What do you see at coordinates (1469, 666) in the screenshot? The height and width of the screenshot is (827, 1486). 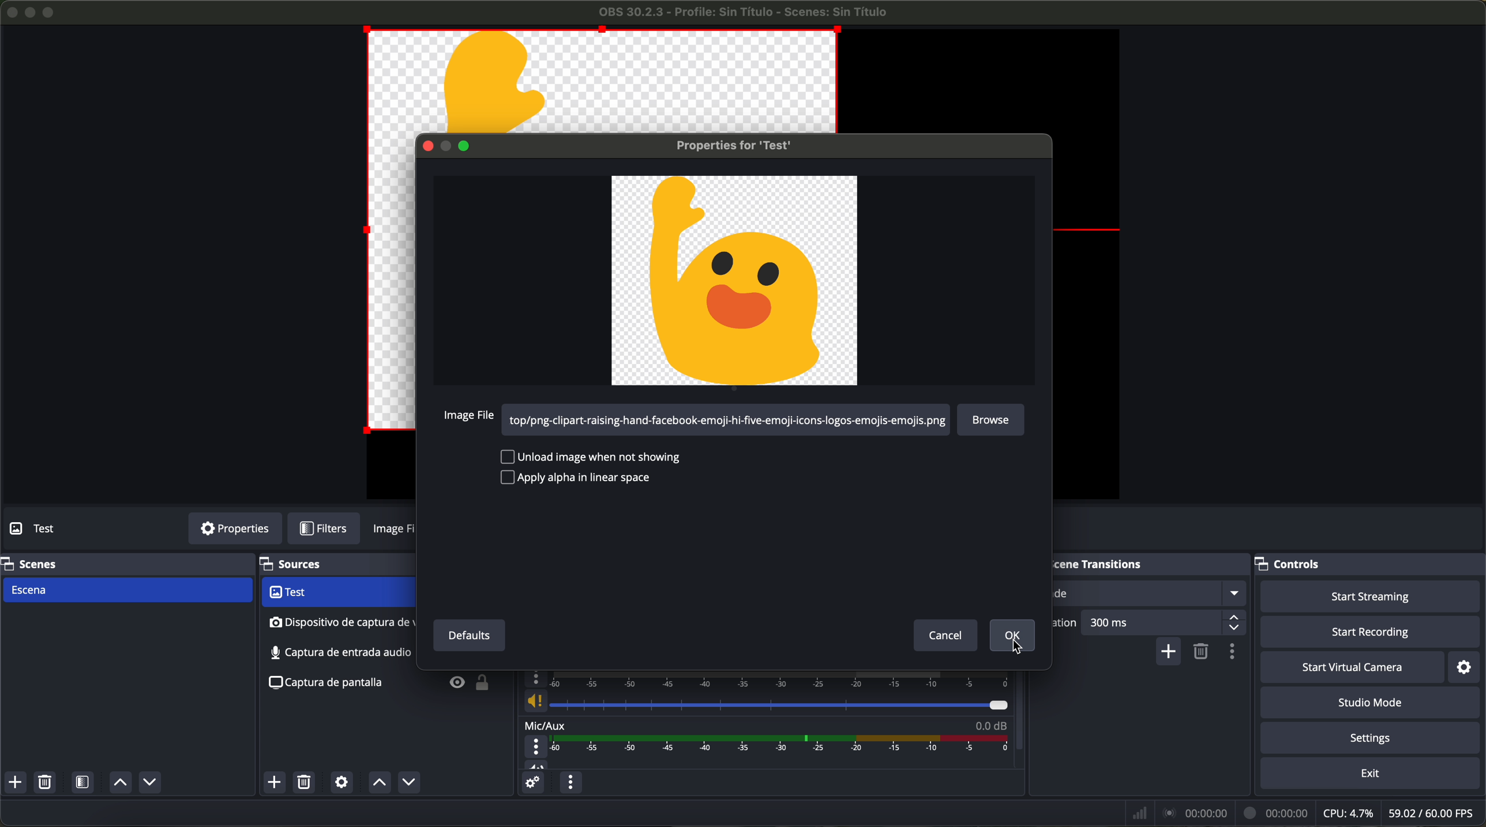 I see `settings` at bounding box center [1469, 666].